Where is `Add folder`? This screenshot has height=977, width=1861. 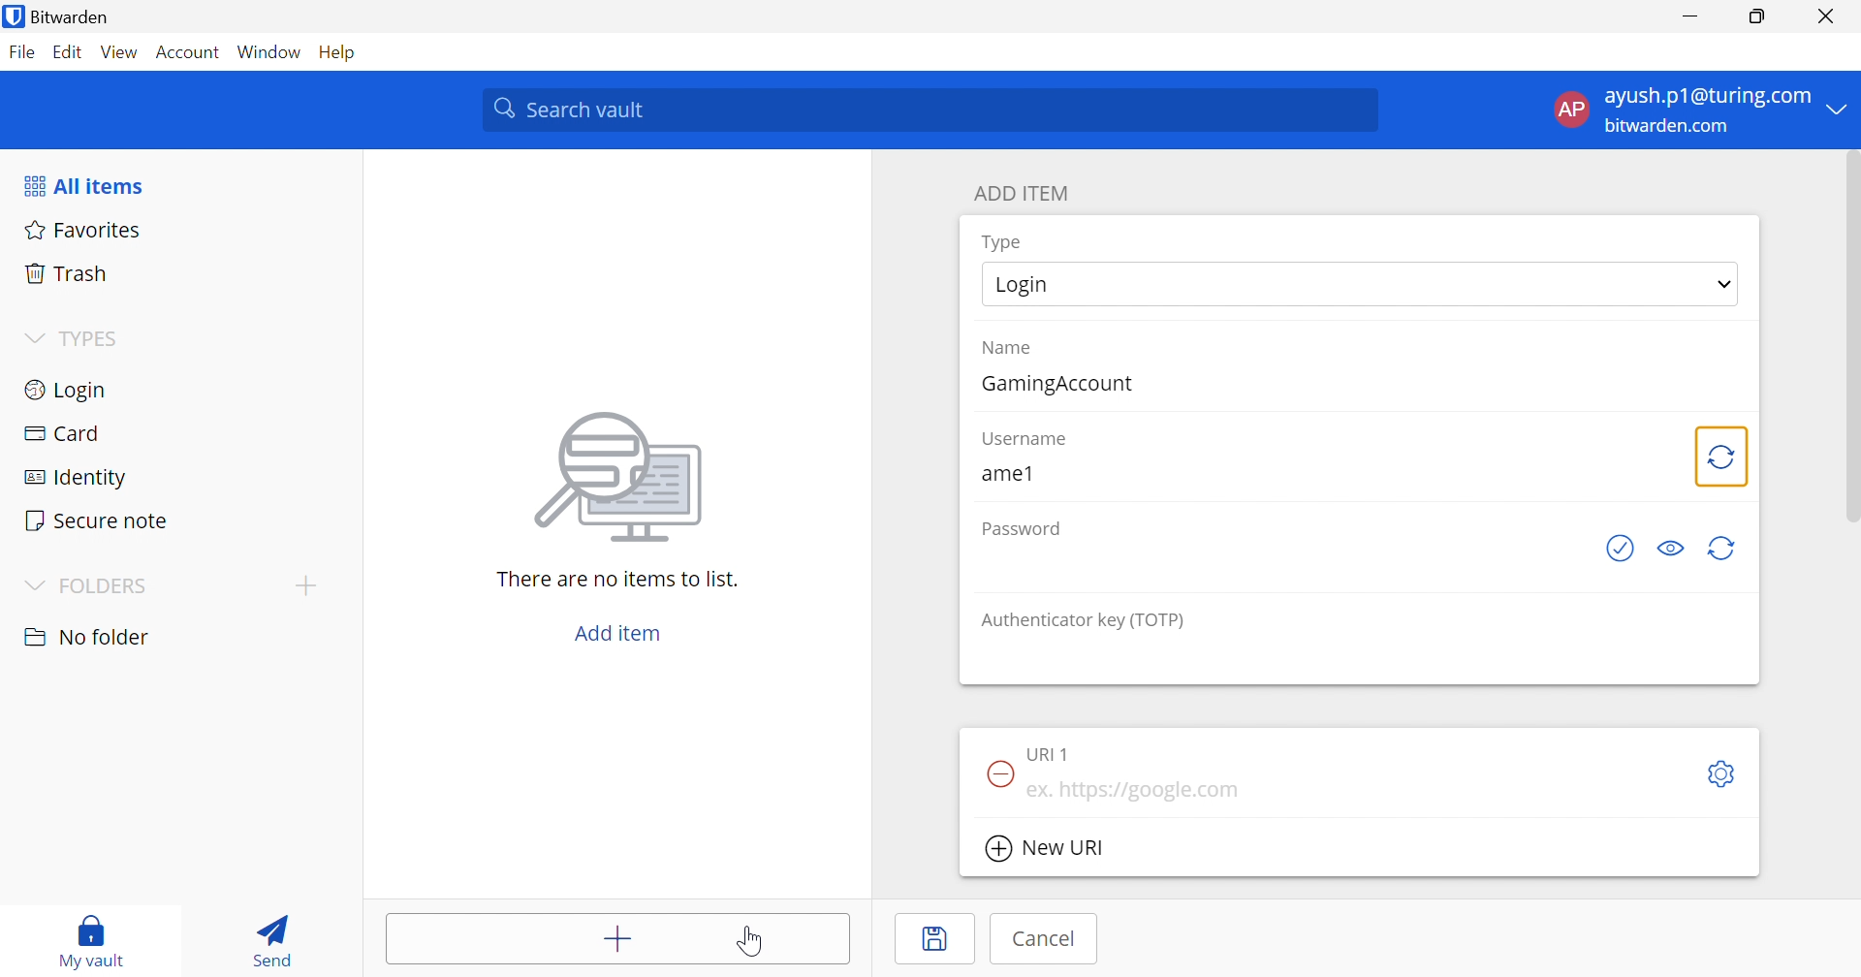
Add folder is located at coordinates (311, 584).